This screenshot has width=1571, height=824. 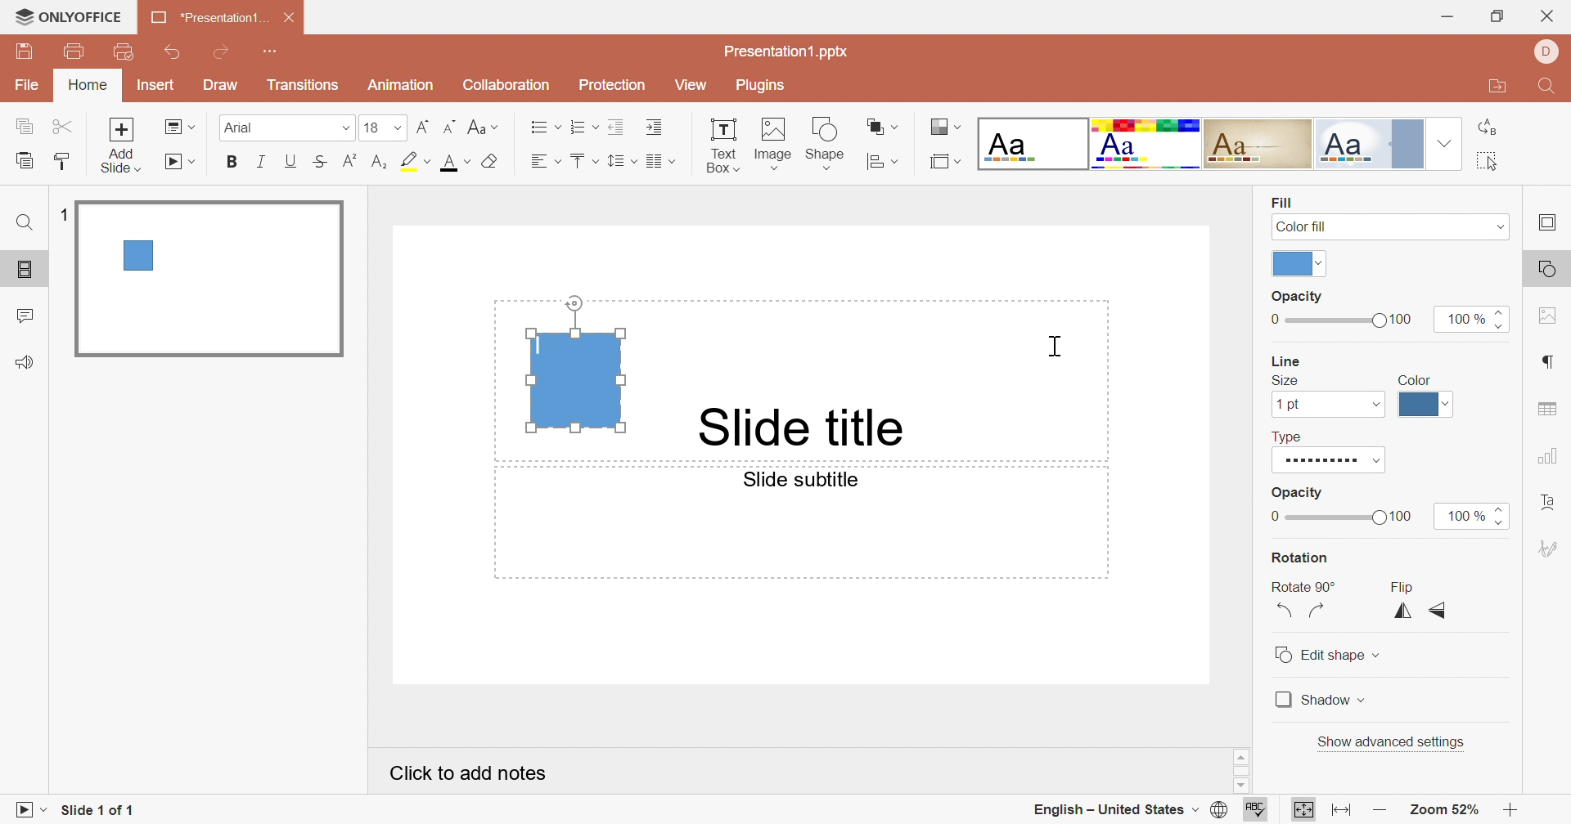 I want to click on color, so click(x=1290, y=264).